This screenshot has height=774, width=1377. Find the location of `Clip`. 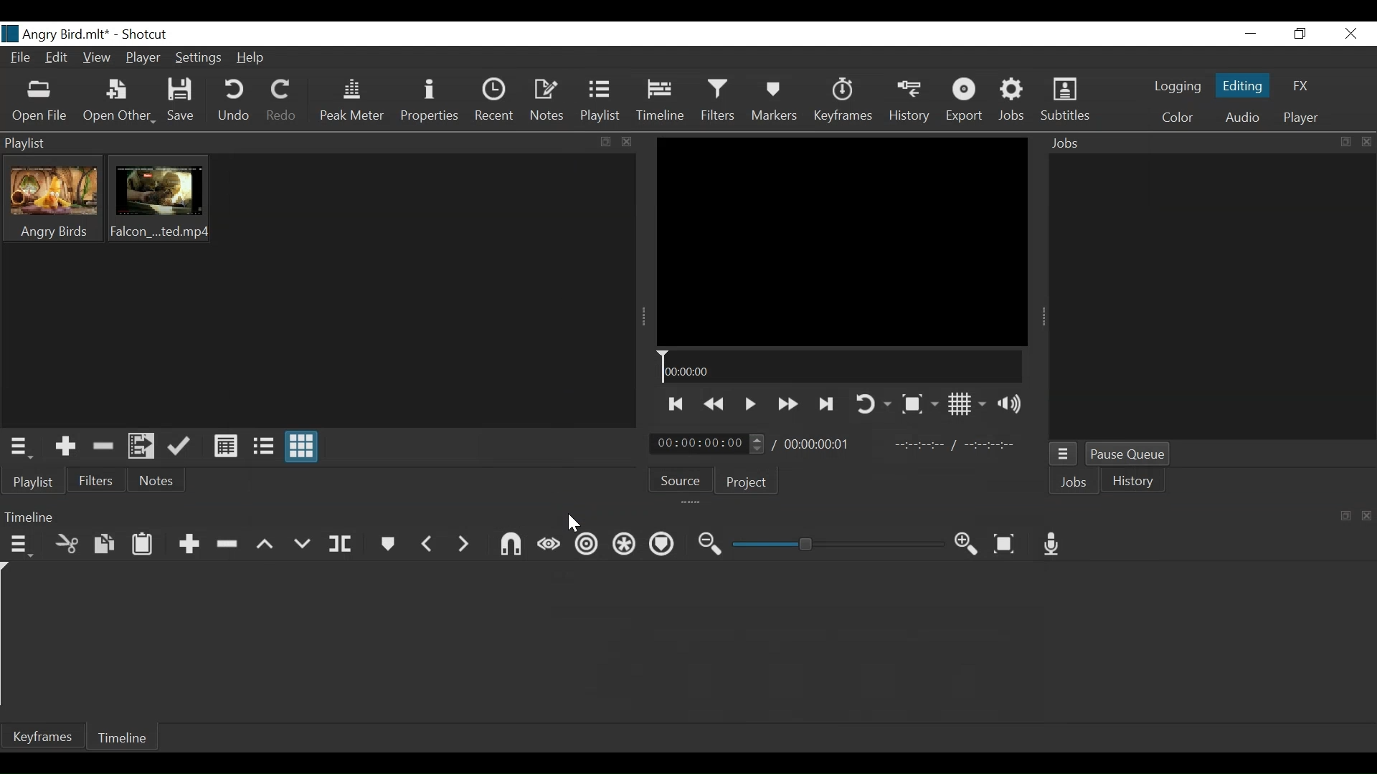

Clip is located at coordinates (158, 199).